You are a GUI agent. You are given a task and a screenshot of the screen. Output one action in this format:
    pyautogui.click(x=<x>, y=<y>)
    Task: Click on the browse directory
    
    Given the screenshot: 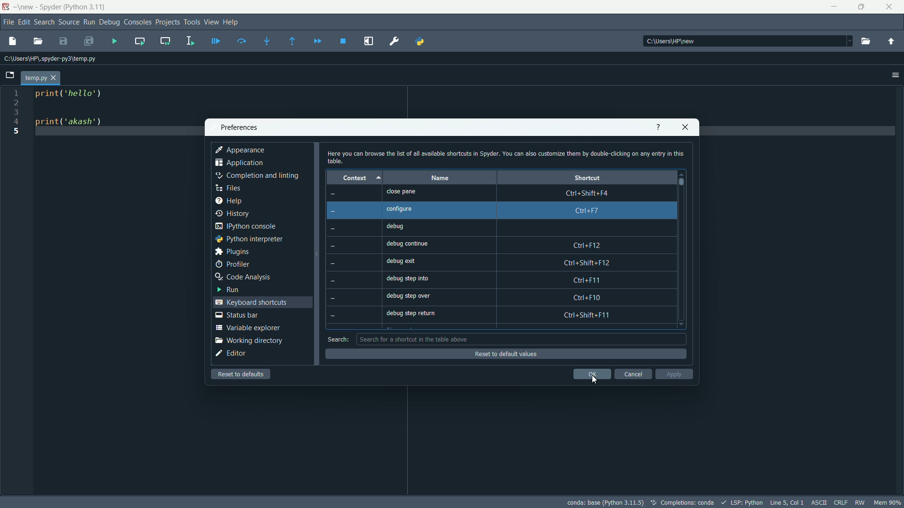 What is the action you would take?
    pyautogui.click(x=867, y=42)
    